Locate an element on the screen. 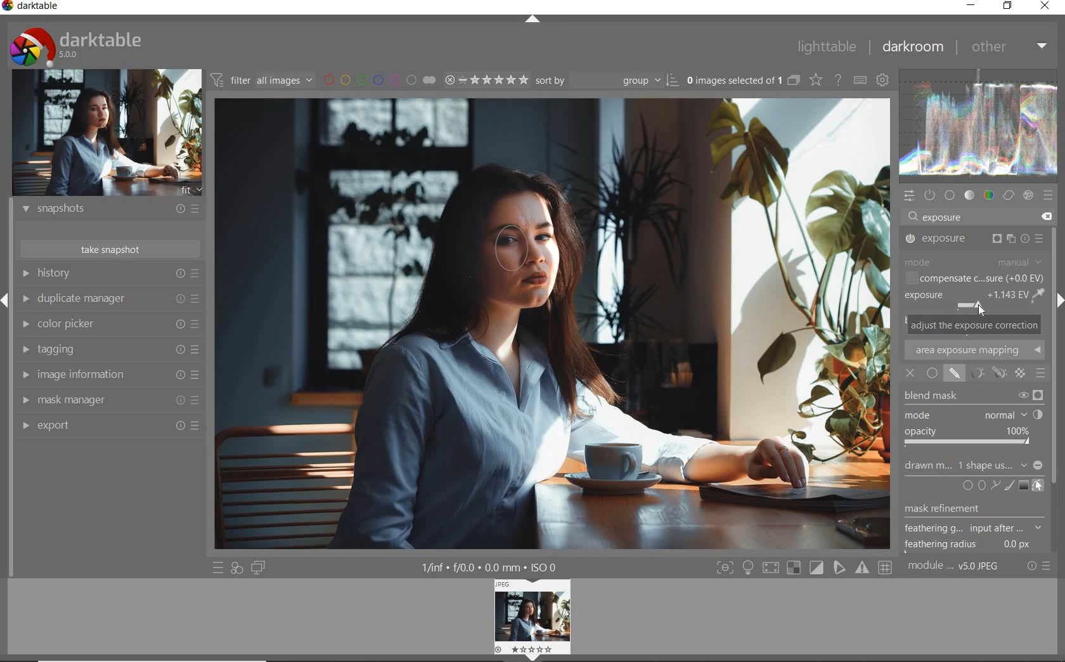 The image size is (1065, 662). image information is located at coordinates (112, 373).